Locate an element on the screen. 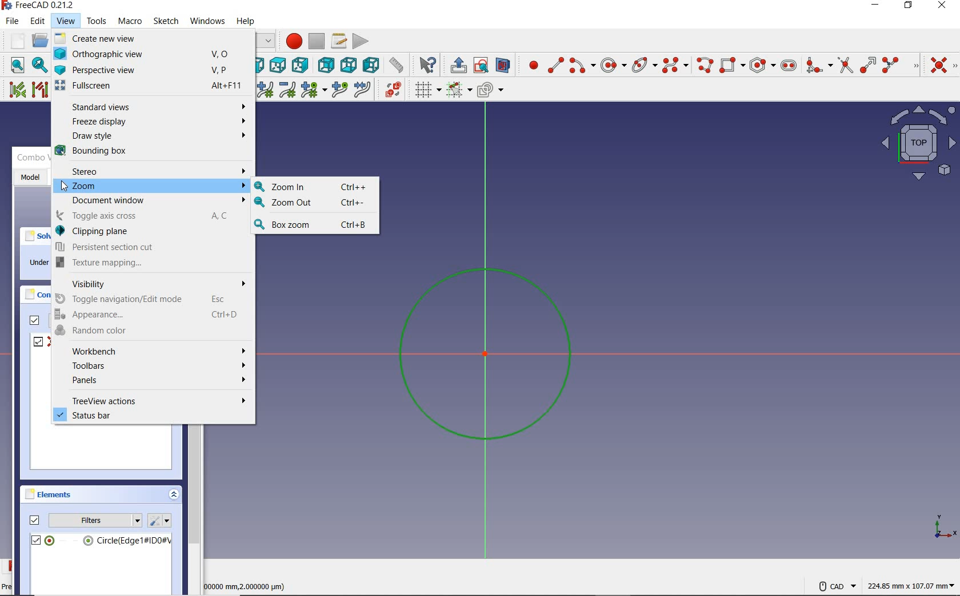 The width and height of the screenshot is (960, 596). Persistent section cut is located at coordinates (154, 246).